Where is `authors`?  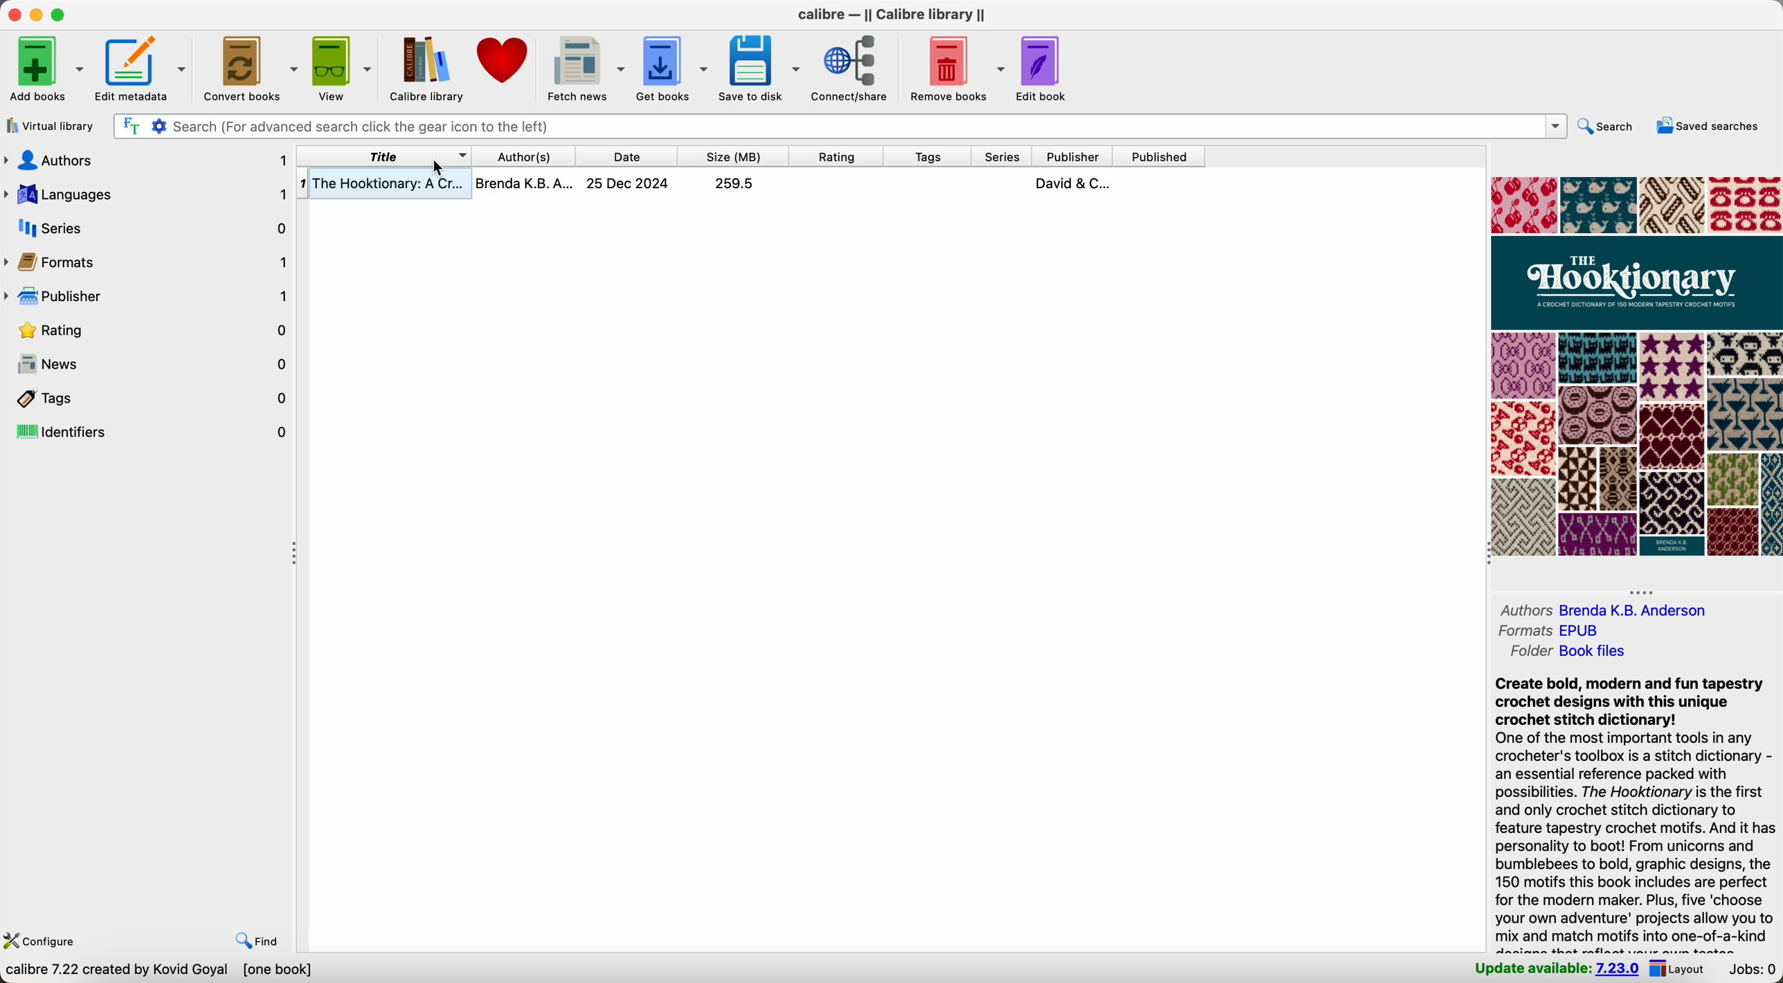 authors is located at coordinates (1608, 609).